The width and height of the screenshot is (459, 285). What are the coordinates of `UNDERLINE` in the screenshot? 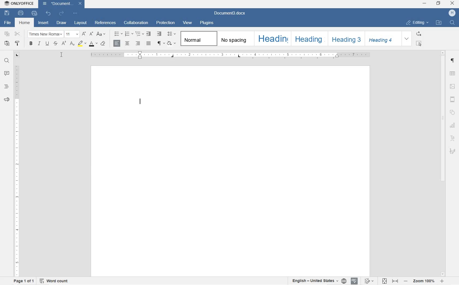 It's located at (47, 44).